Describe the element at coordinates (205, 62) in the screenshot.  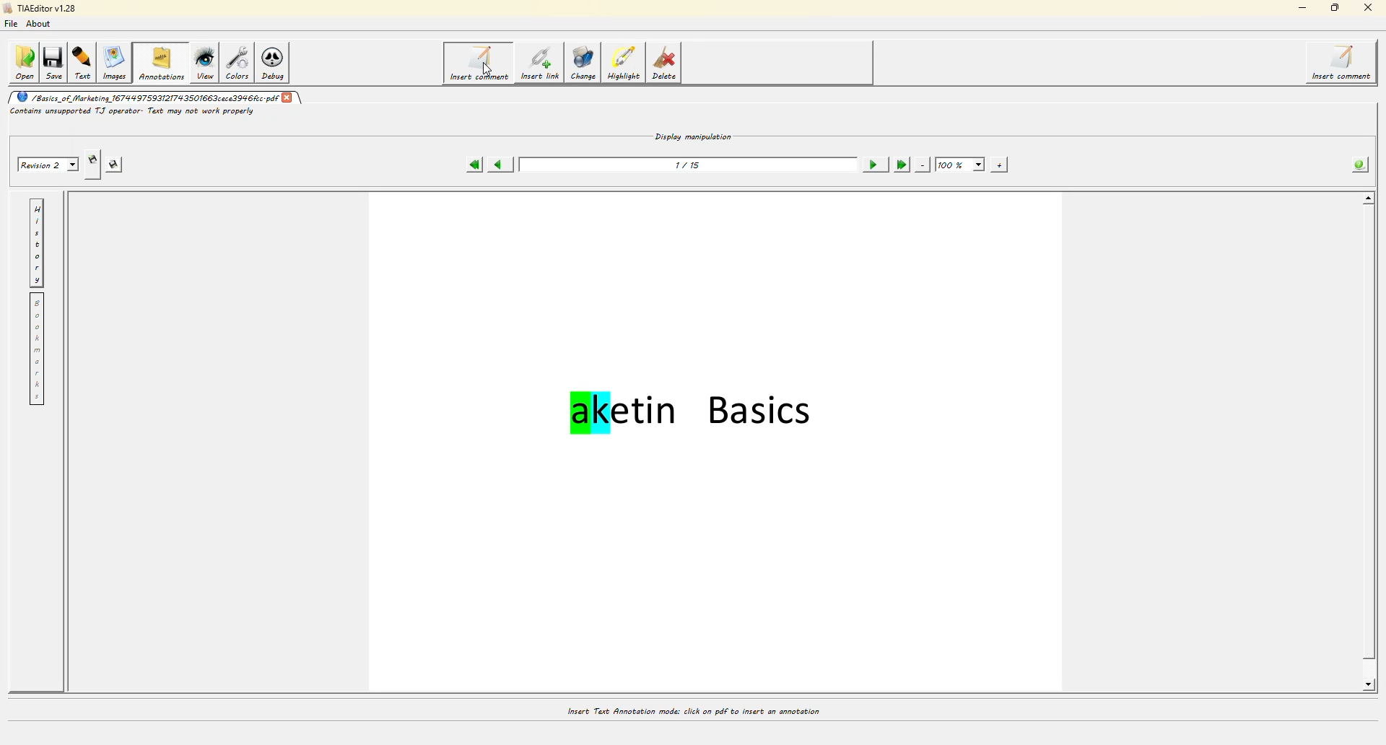
I see `view` at that location.